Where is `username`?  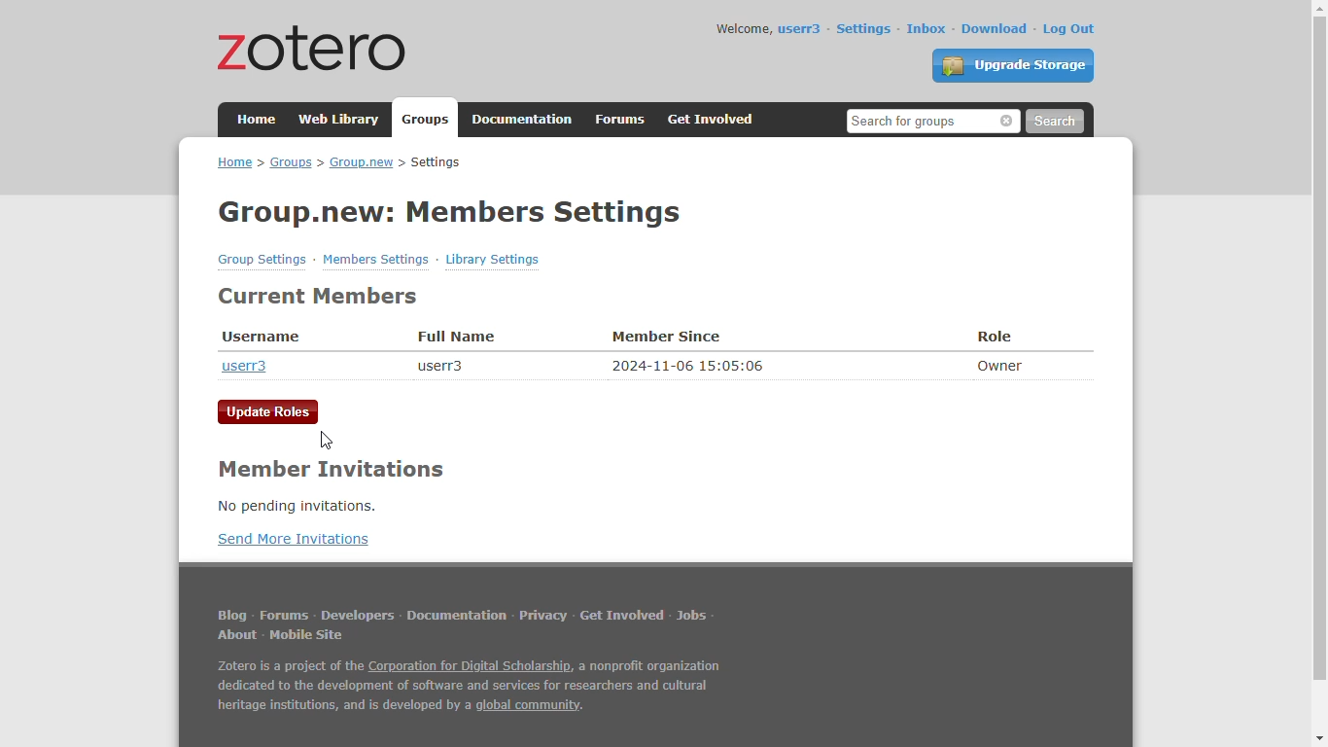 username is located at coordinates (262, 338).